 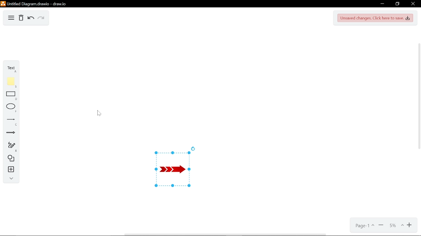 What do you see at coordinates (9, 68) in the screenshot?
I see `Text` at bounding box center [9, 68].